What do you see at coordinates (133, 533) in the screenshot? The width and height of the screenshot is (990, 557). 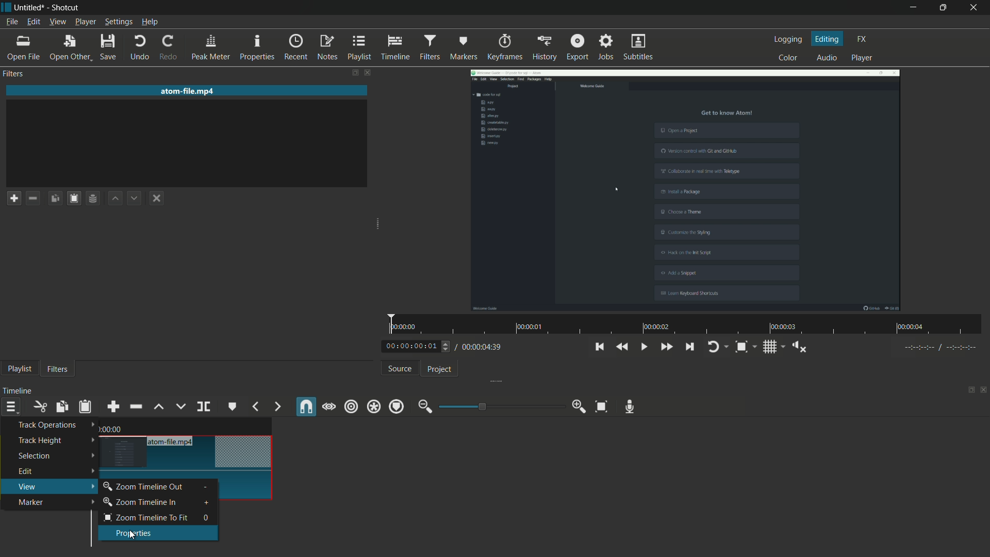 I see `properties` at bounding box center [133, 533].